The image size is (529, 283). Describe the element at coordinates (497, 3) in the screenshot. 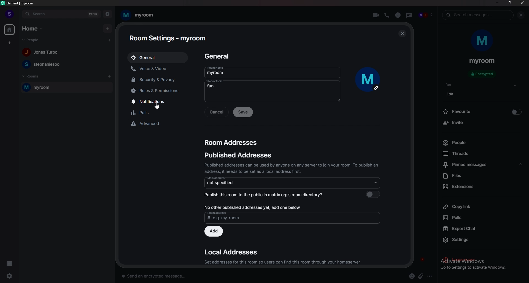

I see `minimize` at that location.